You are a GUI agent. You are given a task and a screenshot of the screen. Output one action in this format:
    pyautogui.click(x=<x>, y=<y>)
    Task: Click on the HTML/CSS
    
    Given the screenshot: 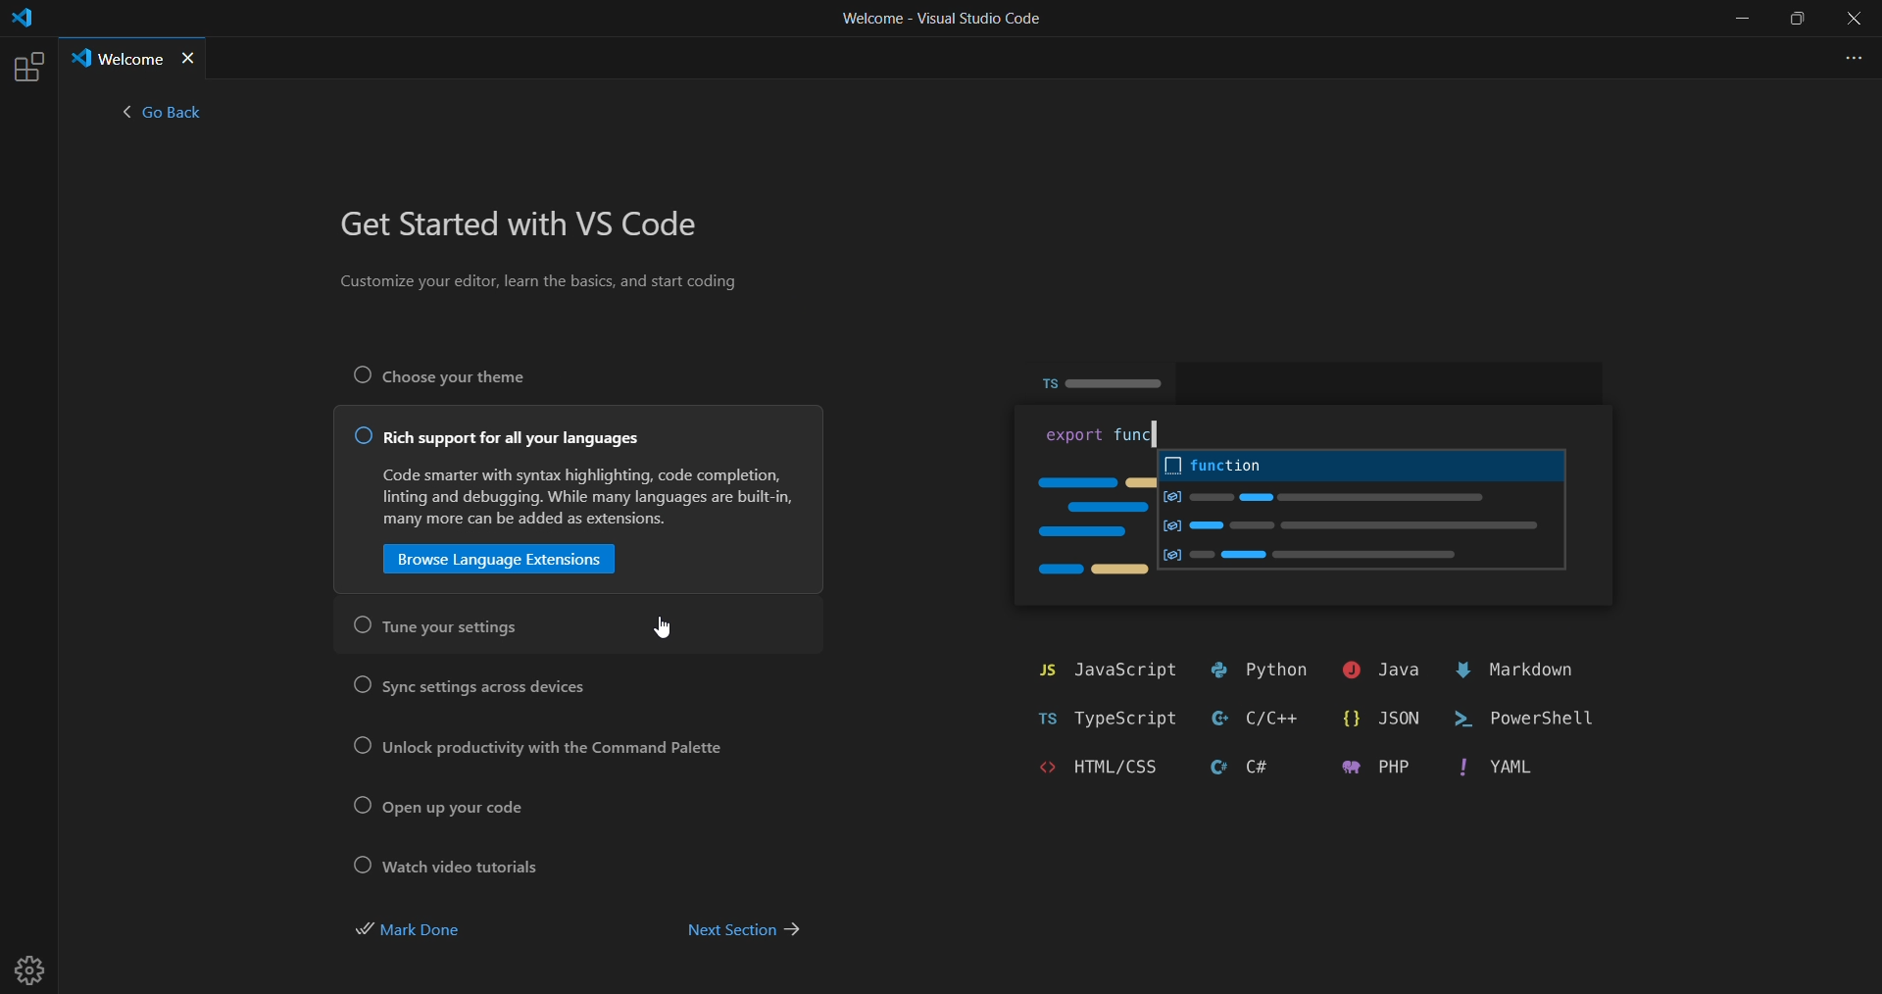 What is the action you would take?
    pyautogui.click(x=1073, y=768)
    